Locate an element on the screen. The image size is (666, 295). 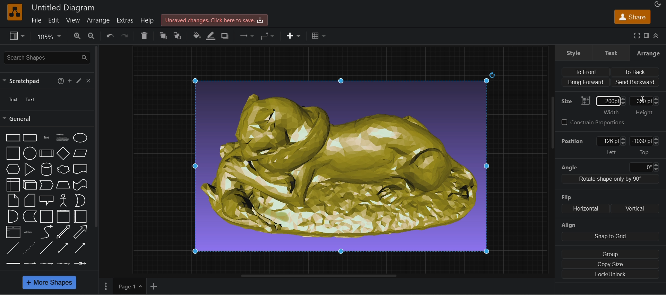
scrollbar is located at coordinates (97, 137).